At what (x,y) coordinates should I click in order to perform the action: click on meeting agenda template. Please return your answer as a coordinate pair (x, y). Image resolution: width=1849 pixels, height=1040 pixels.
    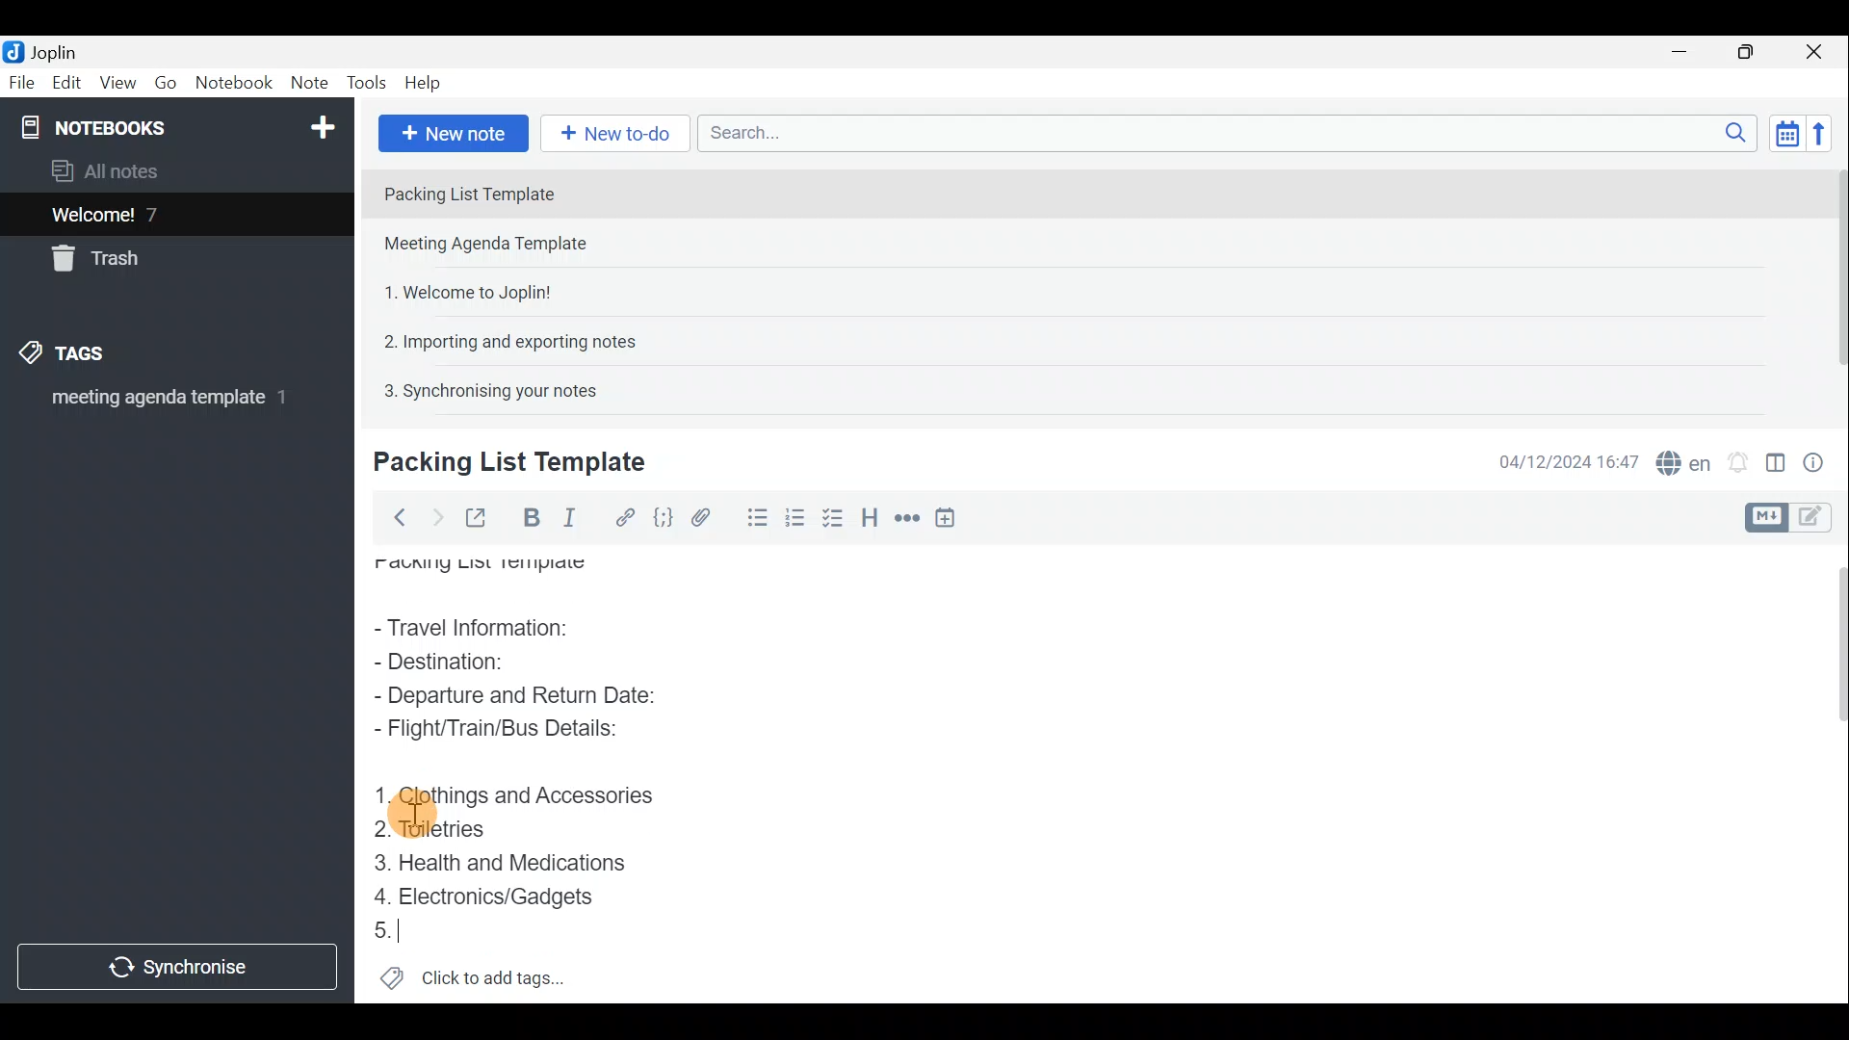
    Looking at the image, I should click on (166, 403).